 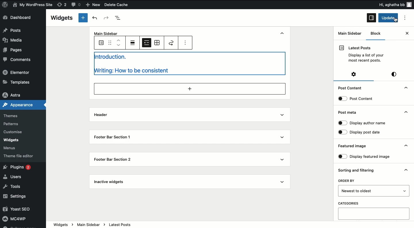 I want to click on Display author name, so click(x=363, y=123).